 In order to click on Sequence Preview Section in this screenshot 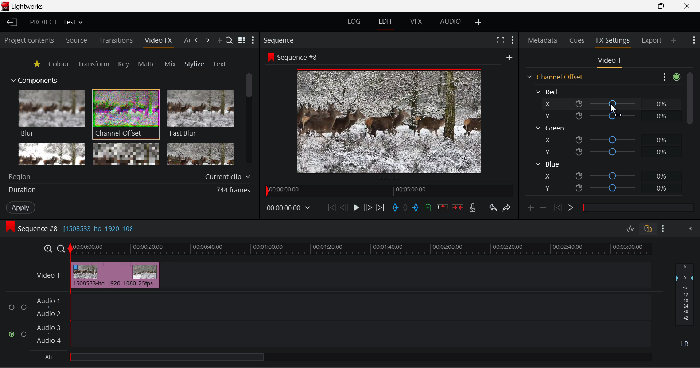, I will do `click(280, 40)`.